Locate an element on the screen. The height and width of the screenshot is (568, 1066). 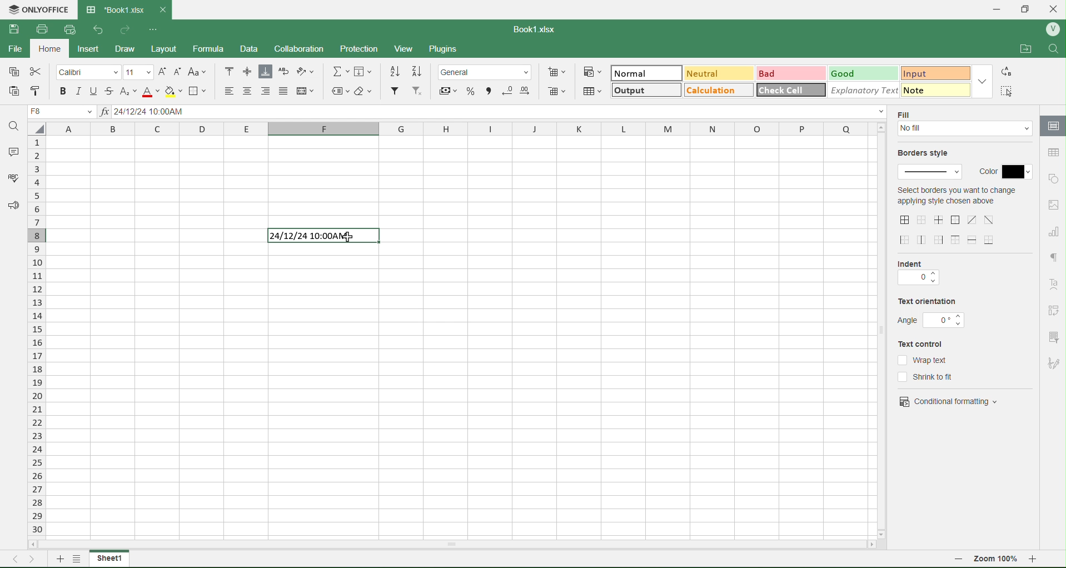
Bold is located at coordinates (63, 91).